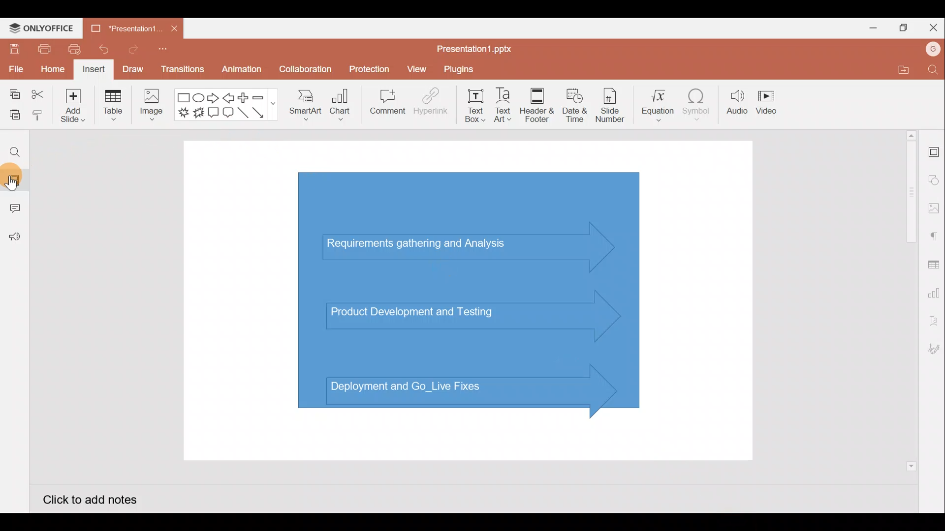 This screenshot has height=531, width=945. I want to click on Header & footer, so click(539, 105).